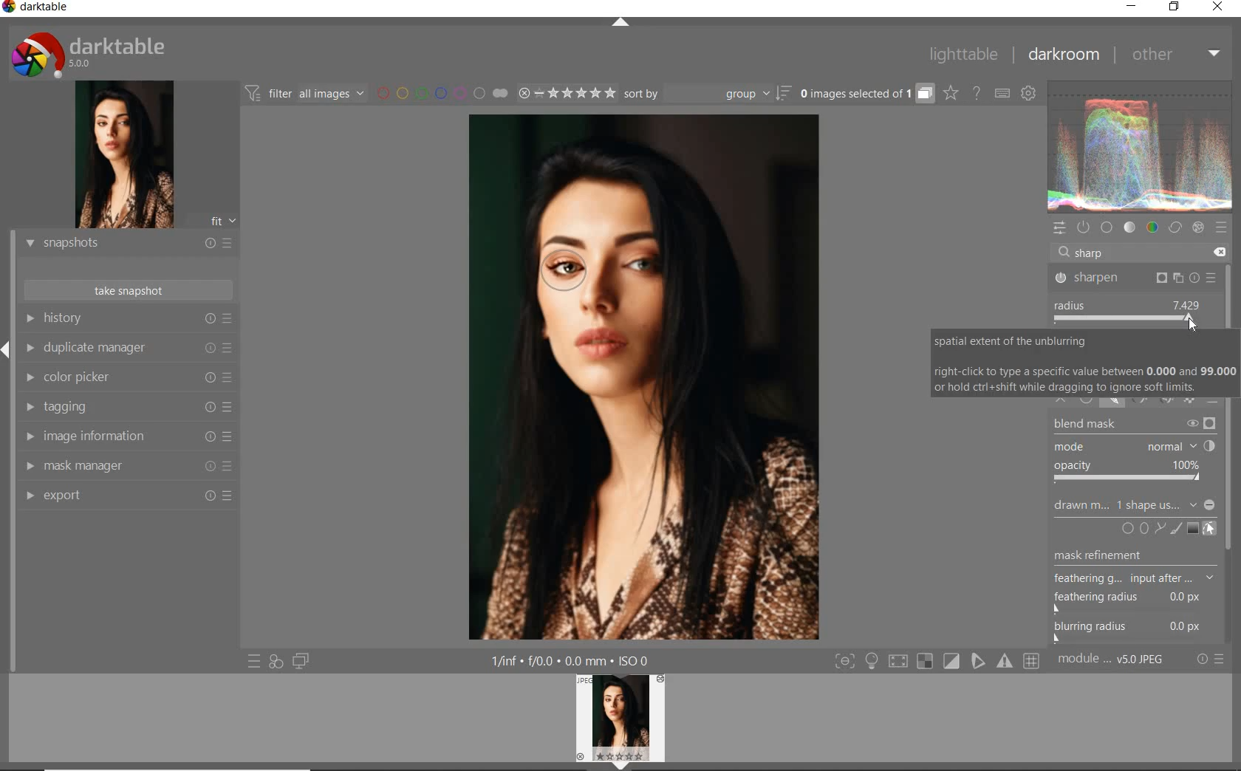  What do you see at coordinates (572, 273) in the screenshot?
I see `selective sharpening added on a subjects eyes` at bounding box center [572, 273].